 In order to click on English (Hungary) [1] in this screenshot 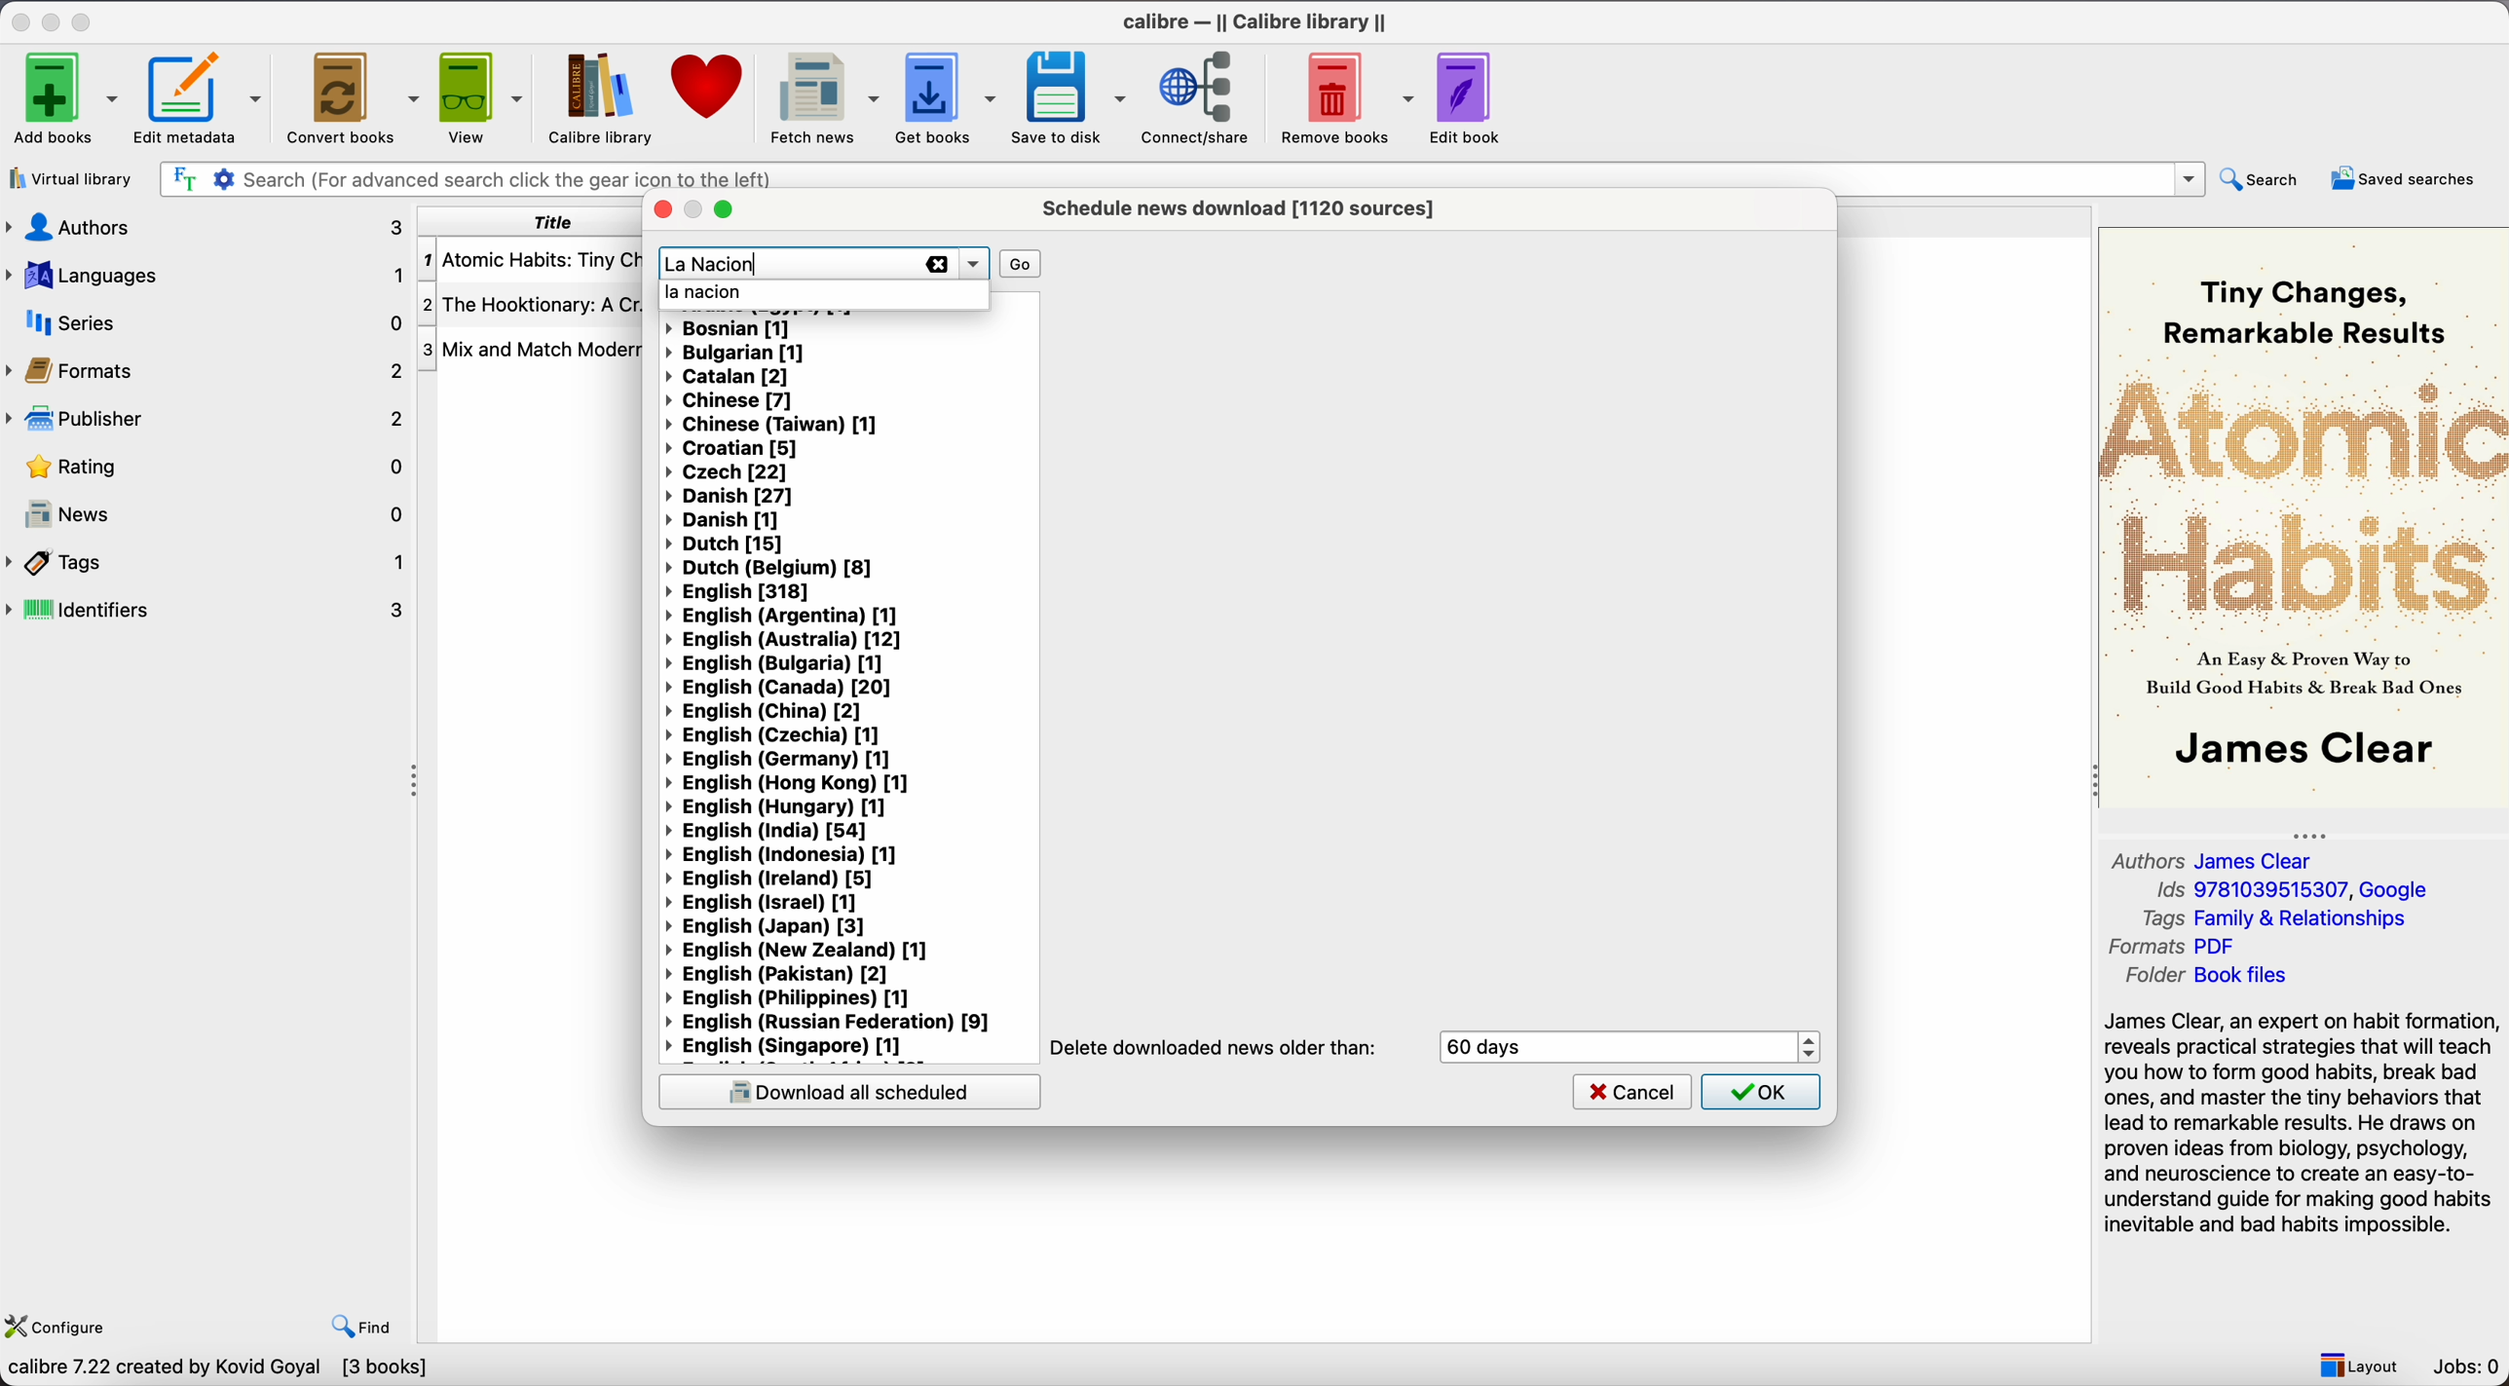, I will do `click(779, 807)`.